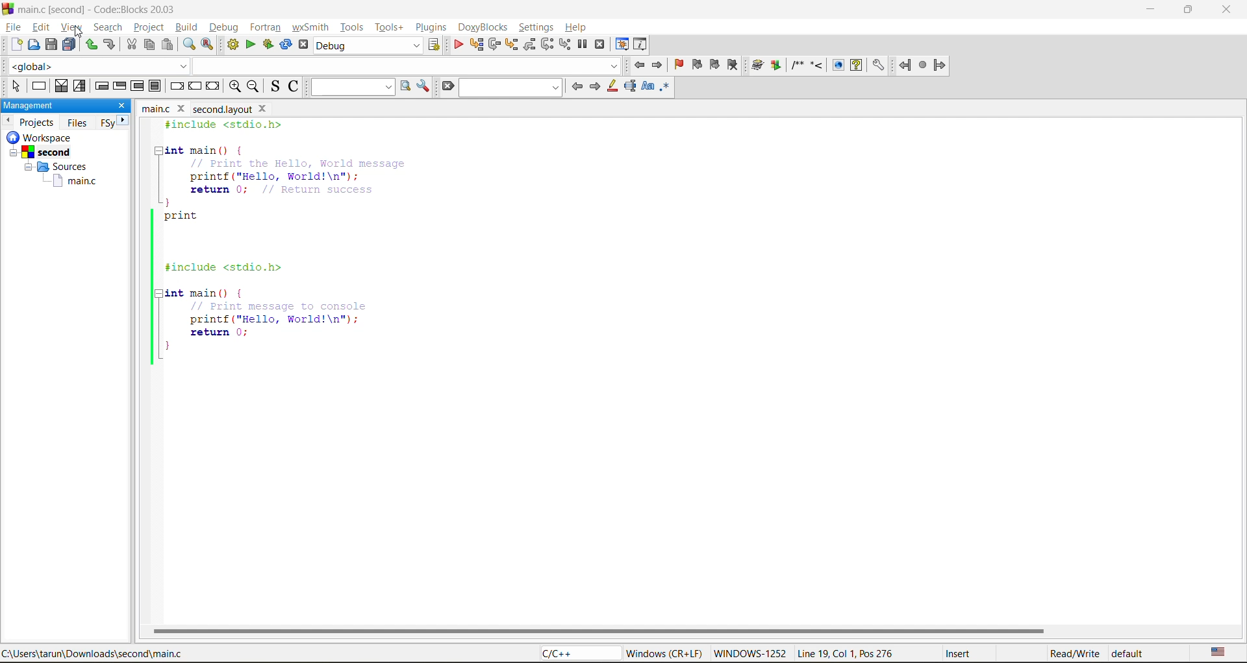  Describe the element at coordinates (646, 87) in the screenshot. I see `match case` at that location.